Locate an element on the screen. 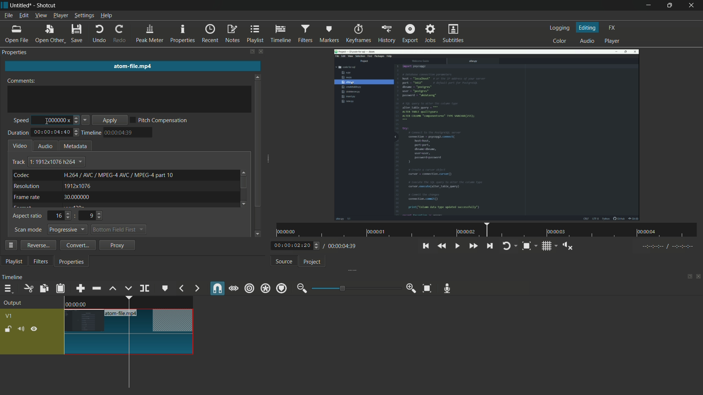 Image resolution: width=703 pixels, height=395 pixels. timeline is located at coordinates (280, 34).